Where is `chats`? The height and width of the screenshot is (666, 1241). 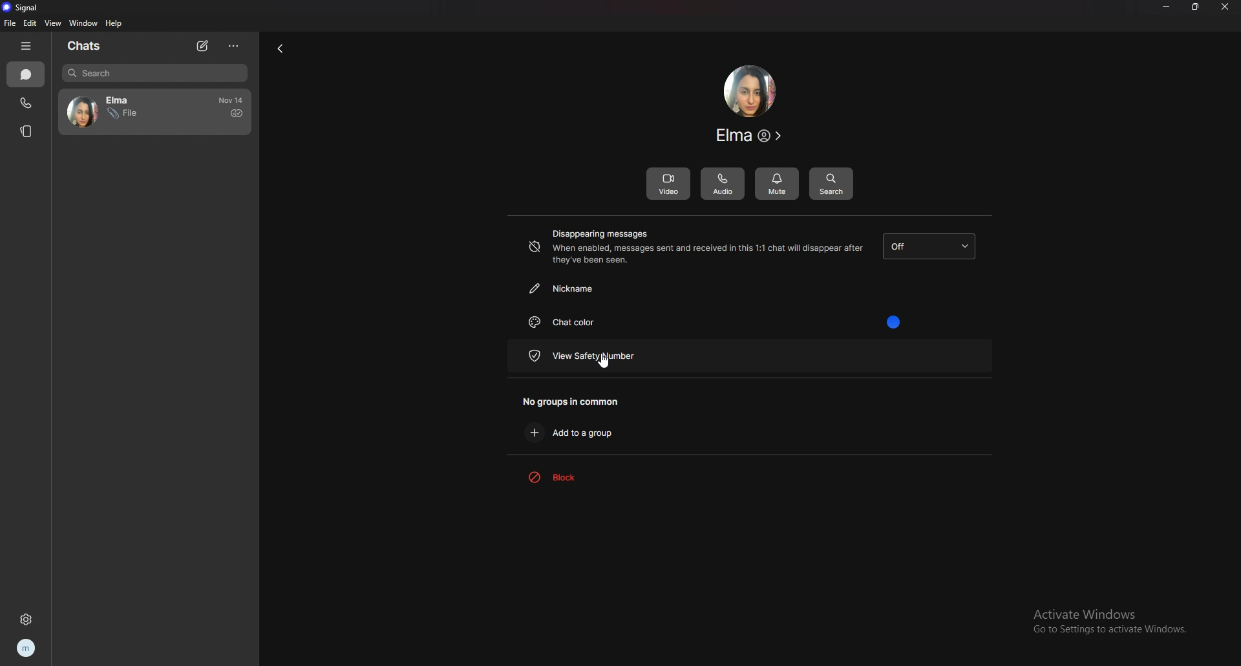
chats is located at coordinates (26, 74).